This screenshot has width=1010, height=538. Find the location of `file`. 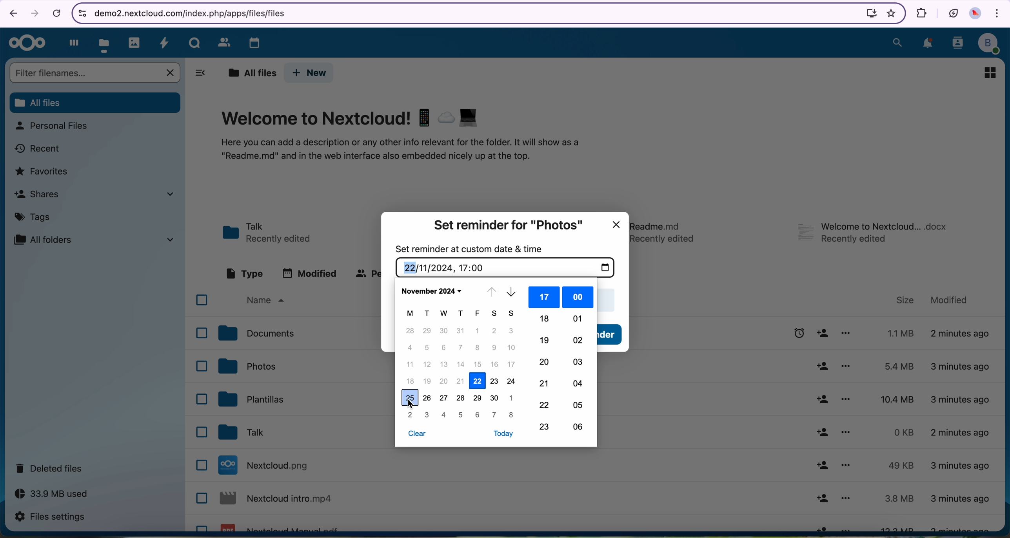

file is located at coordinates (666, 231).